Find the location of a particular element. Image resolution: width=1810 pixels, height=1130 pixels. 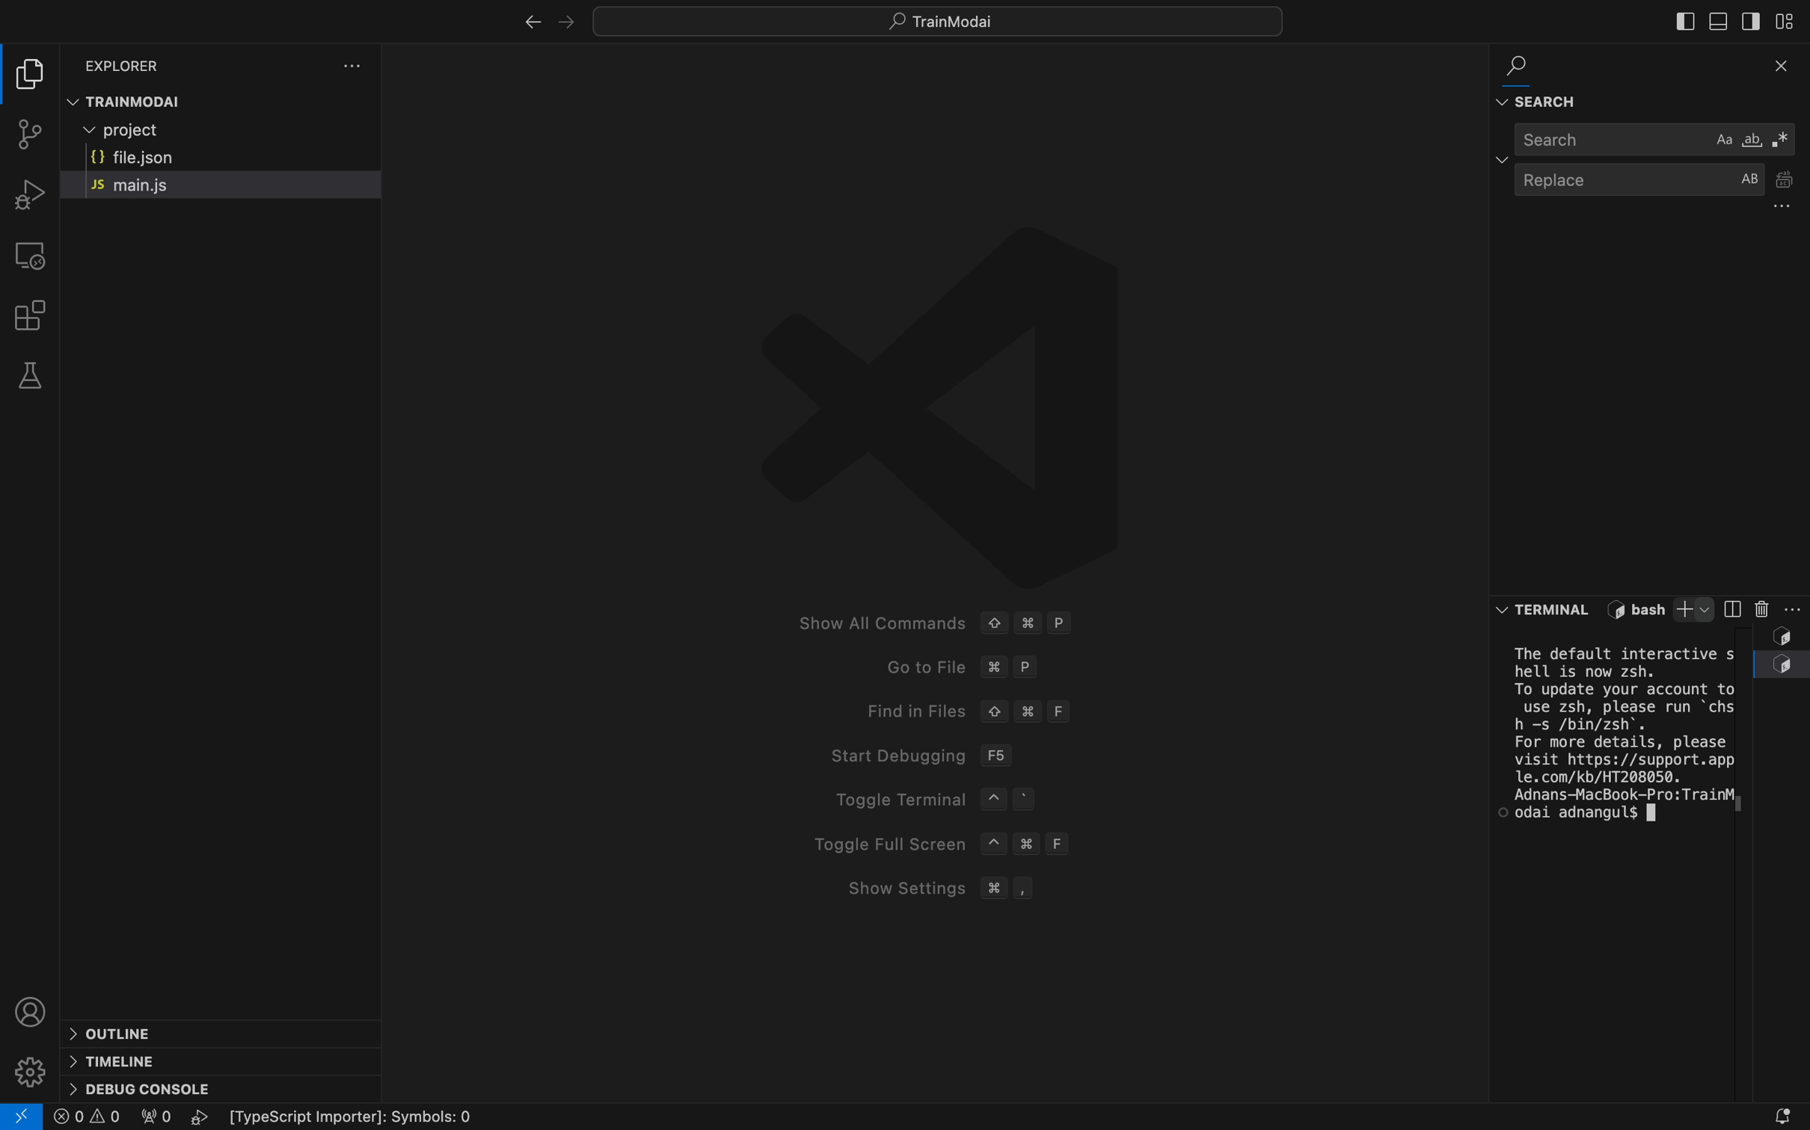

Logo is located at coordinates (945, 399).